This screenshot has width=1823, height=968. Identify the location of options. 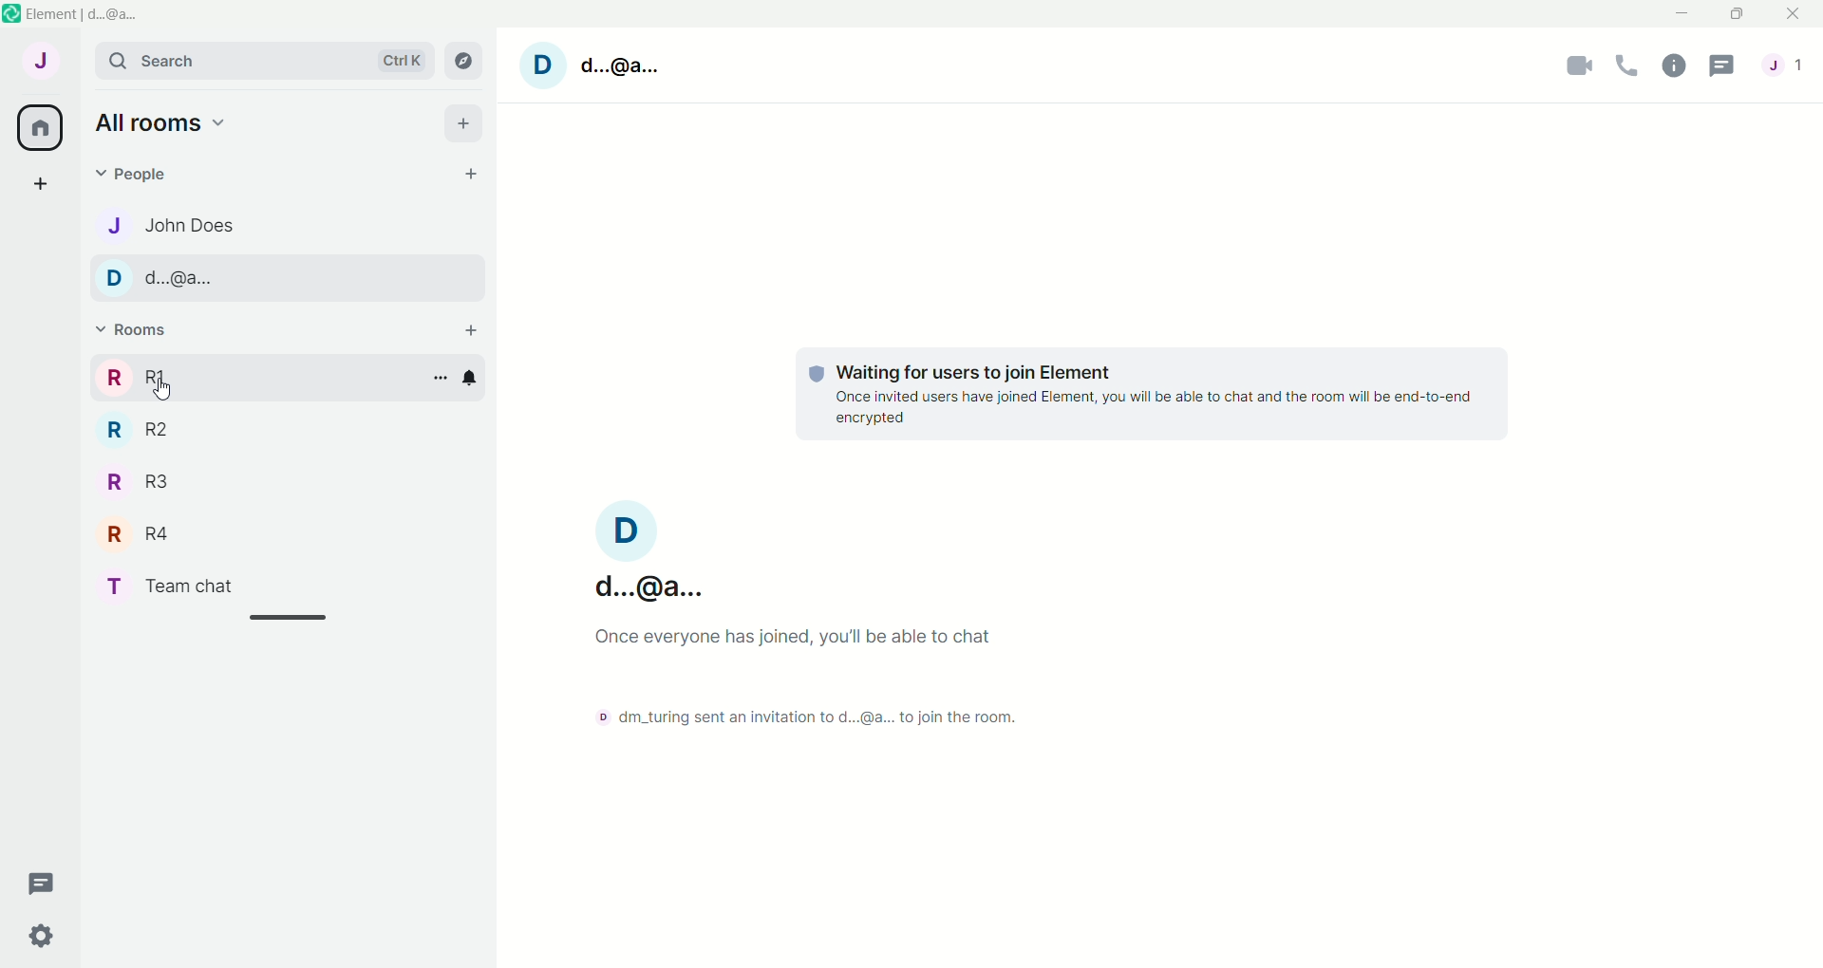
(441, 382).